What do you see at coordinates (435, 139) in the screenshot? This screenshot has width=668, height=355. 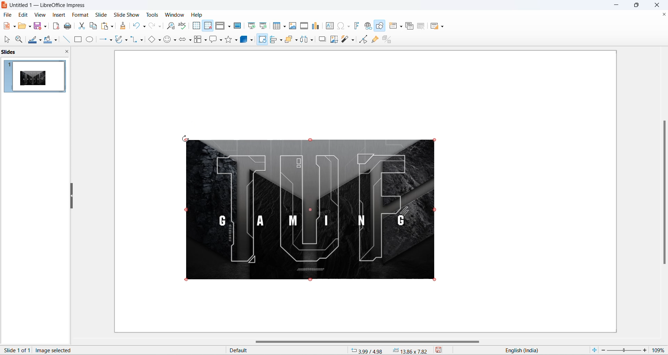 I see `image selection markup` at bounding box center [435, 139].